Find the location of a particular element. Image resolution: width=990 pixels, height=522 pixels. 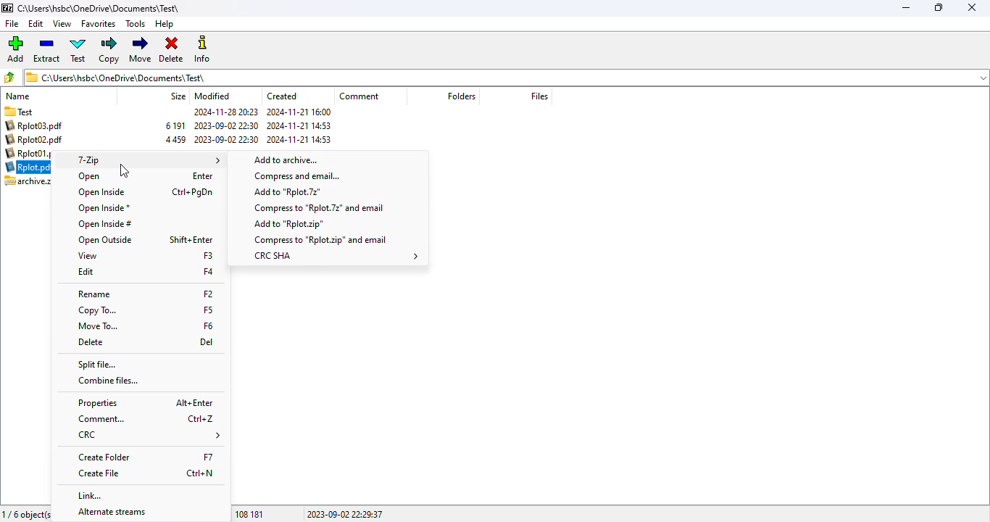

view is located at coordinates (62, 24).